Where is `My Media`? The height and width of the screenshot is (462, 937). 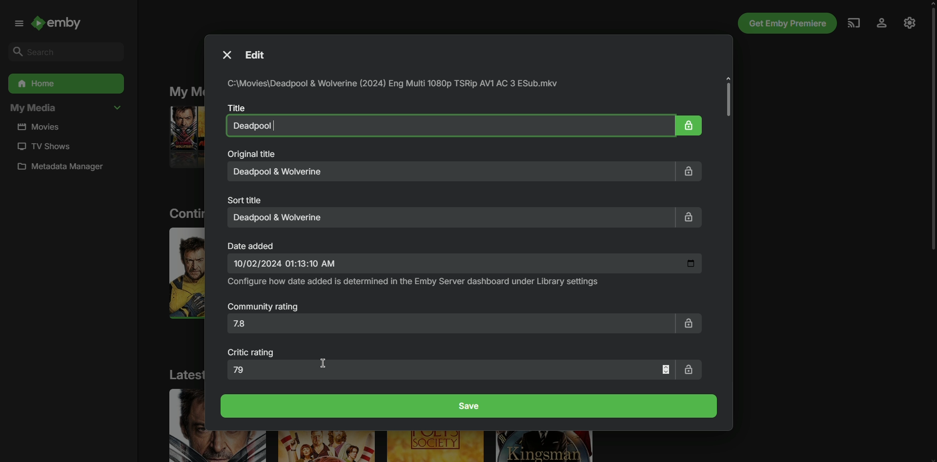
My Media is located at coordinates (66, 109).